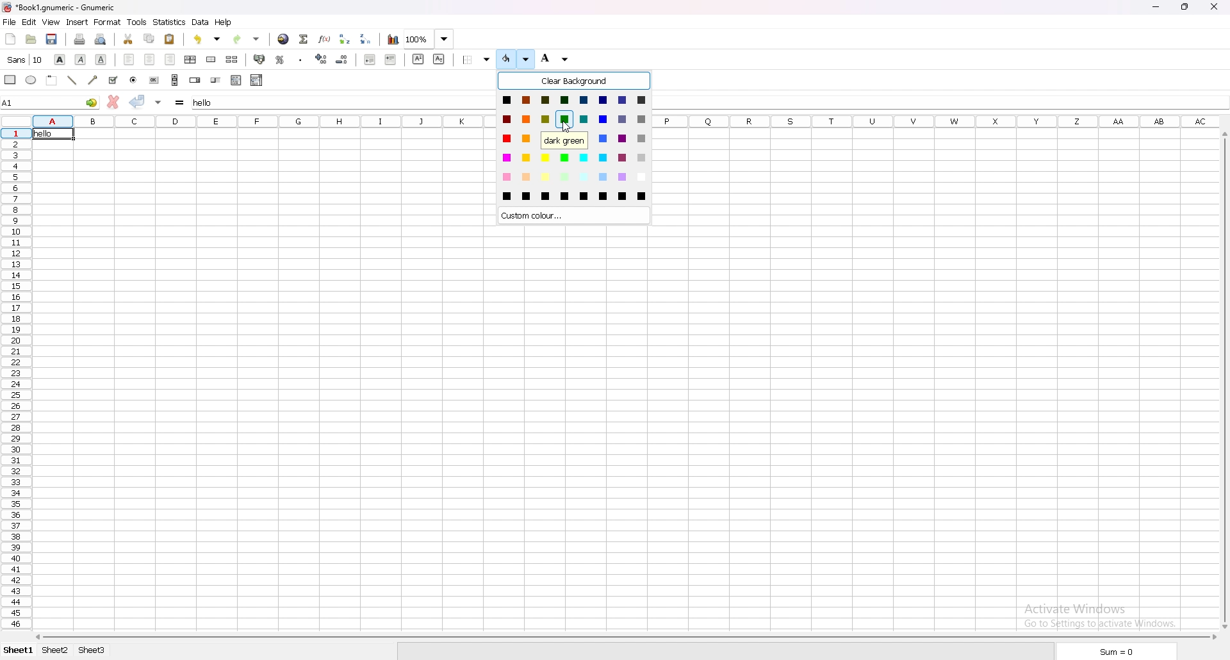  I want to click on custom color, so click(573, 215).